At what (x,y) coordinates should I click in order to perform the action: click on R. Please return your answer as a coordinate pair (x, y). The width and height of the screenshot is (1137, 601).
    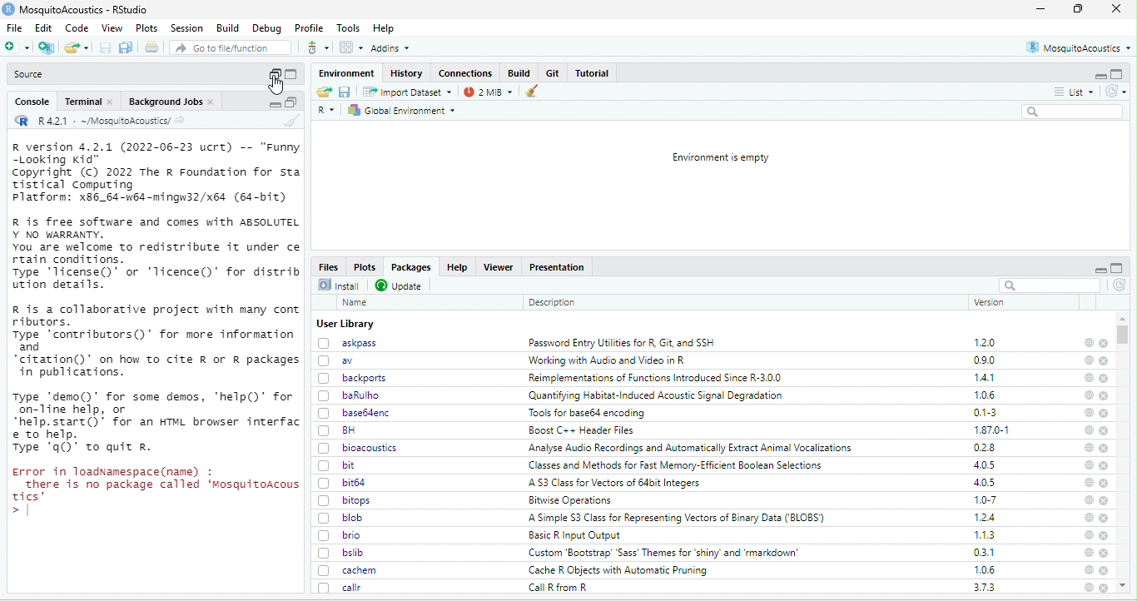
    Looking at the image, I should click on (326, 111).